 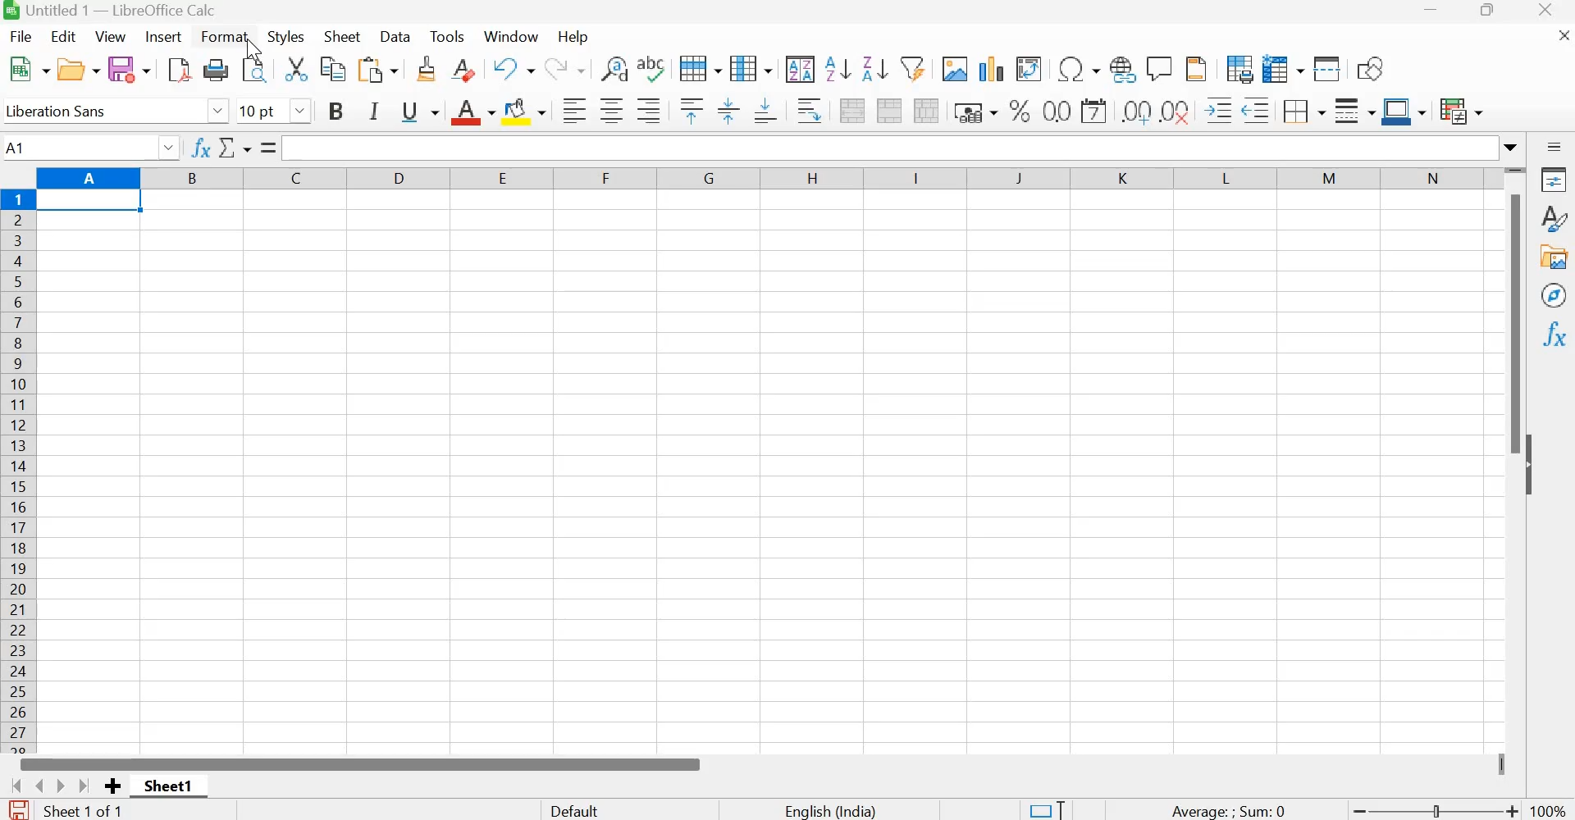 I want to click on Background color, so click(x=526, y=109).